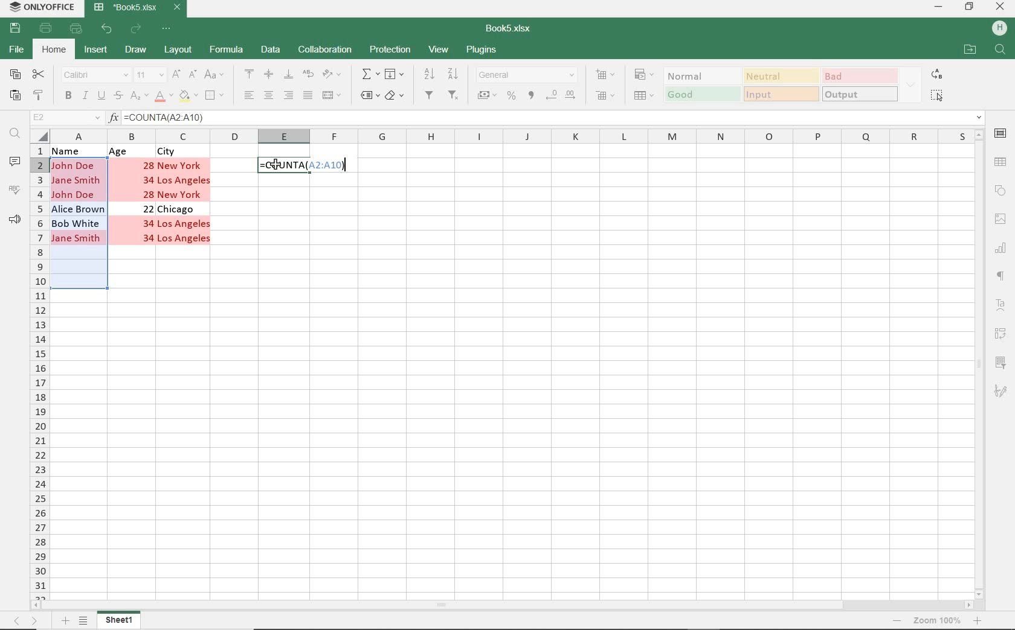 The width and height of the screenshot is (1015, 630). What do you see at coordinates (95, 75) in the screenshot?
I see `FONT` at bounding box center [95, 75].